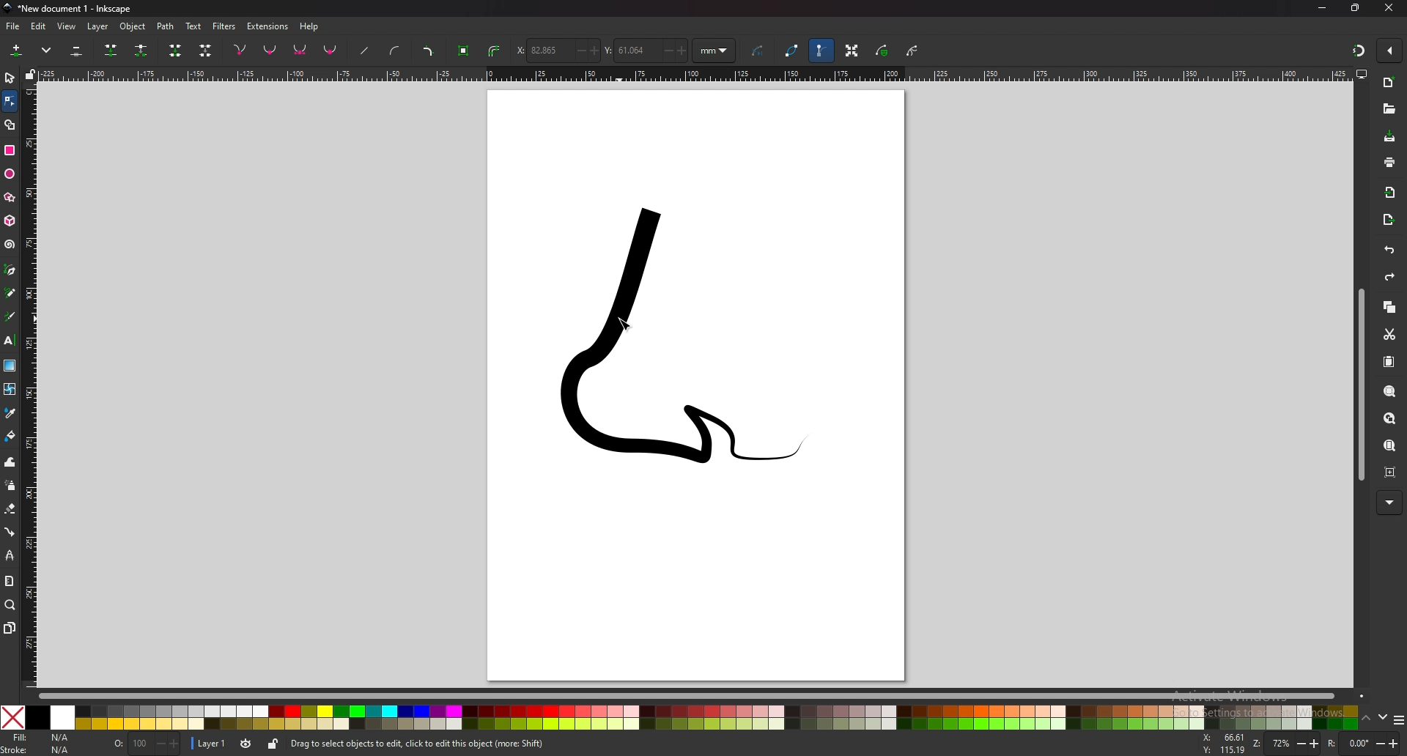  I want to click on filters, so click(225, 25).